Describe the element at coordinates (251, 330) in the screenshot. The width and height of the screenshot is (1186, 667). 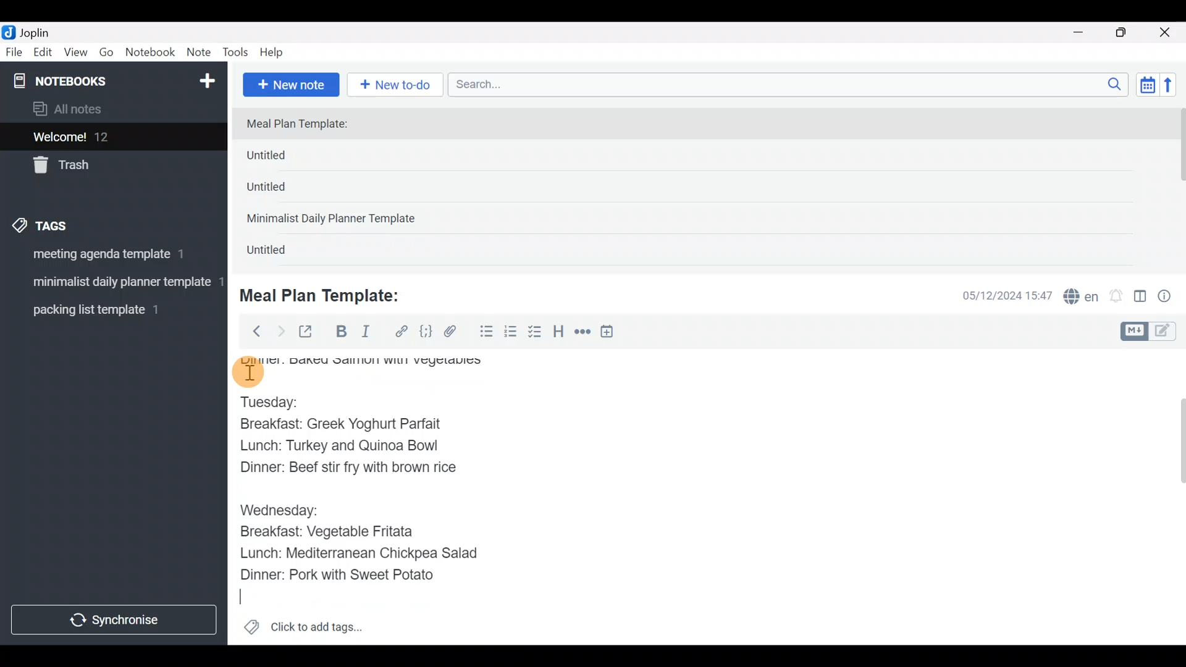
I see `Back` at that location.